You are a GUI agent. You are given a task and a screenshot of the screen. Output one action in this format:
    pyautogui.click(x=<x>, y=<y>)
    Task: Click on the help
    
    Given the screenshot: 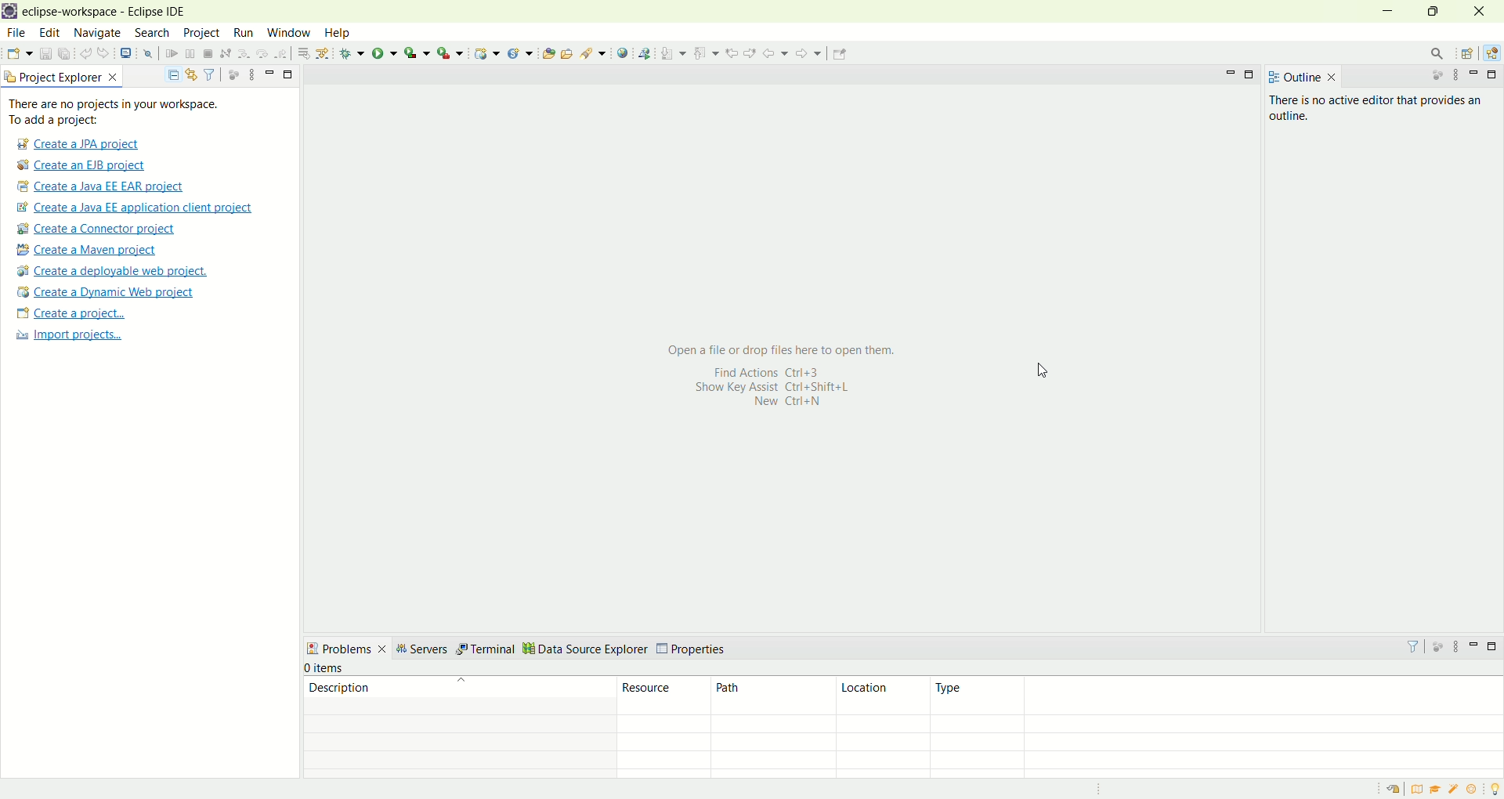 What is the action you would take?
    pyautogui.click(x=336, y=34)
    